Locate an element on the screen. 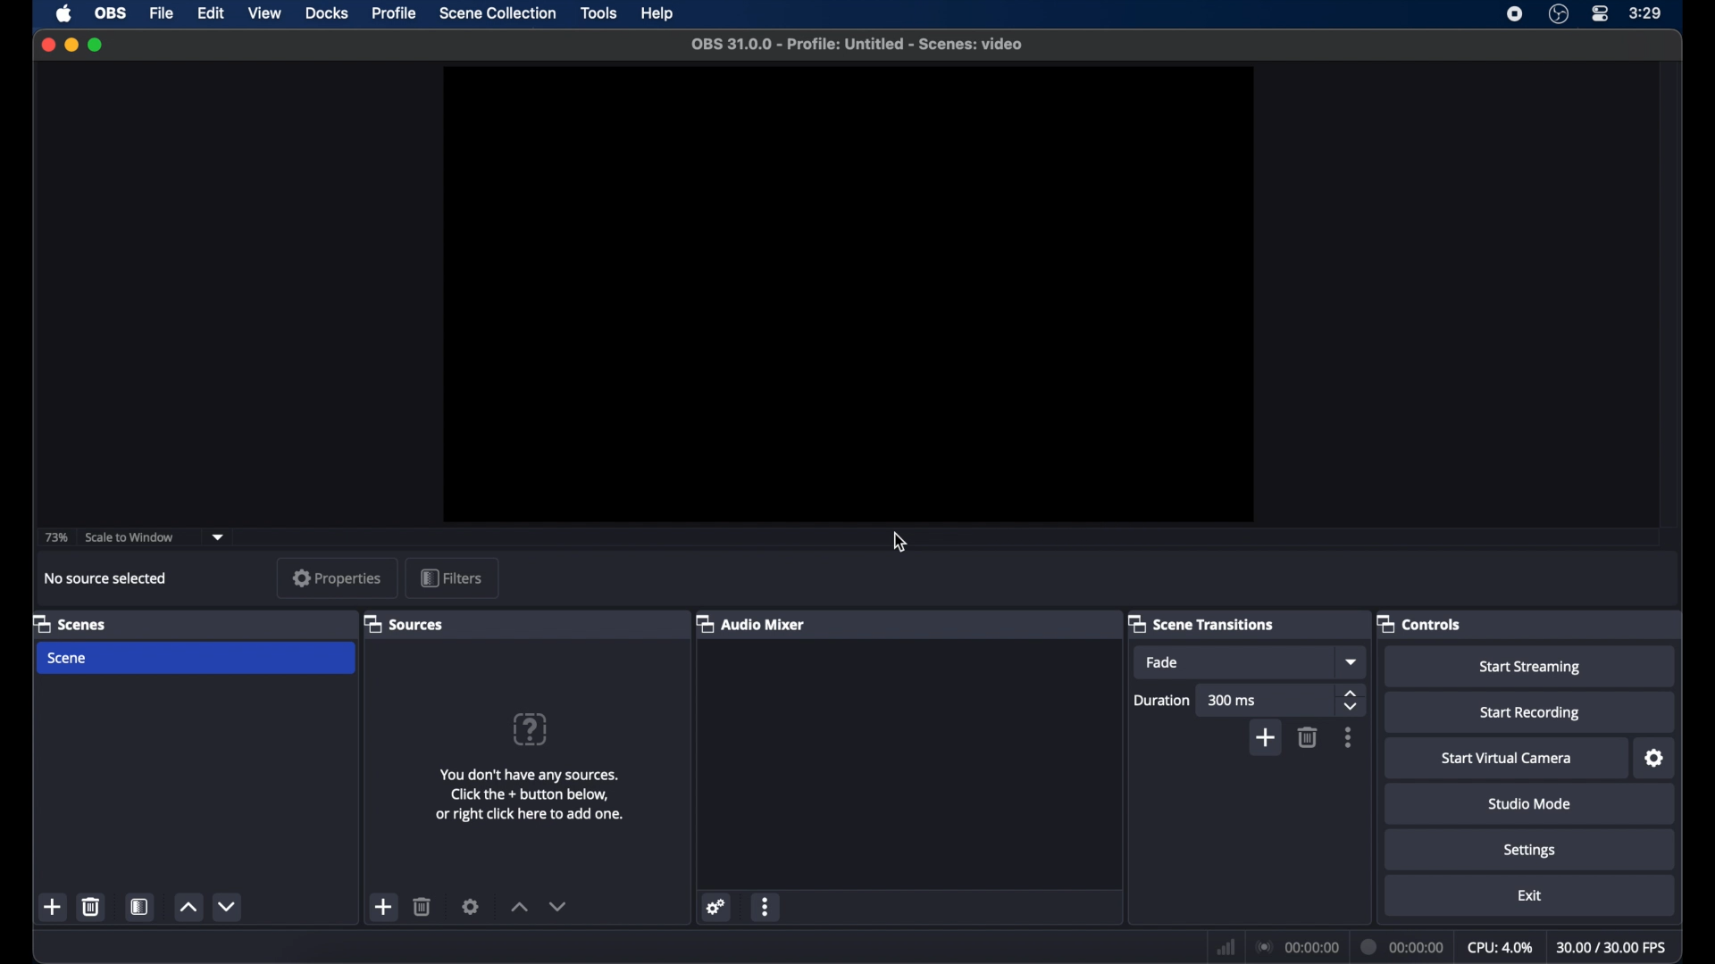  file name is located at coordinates (856, 45).